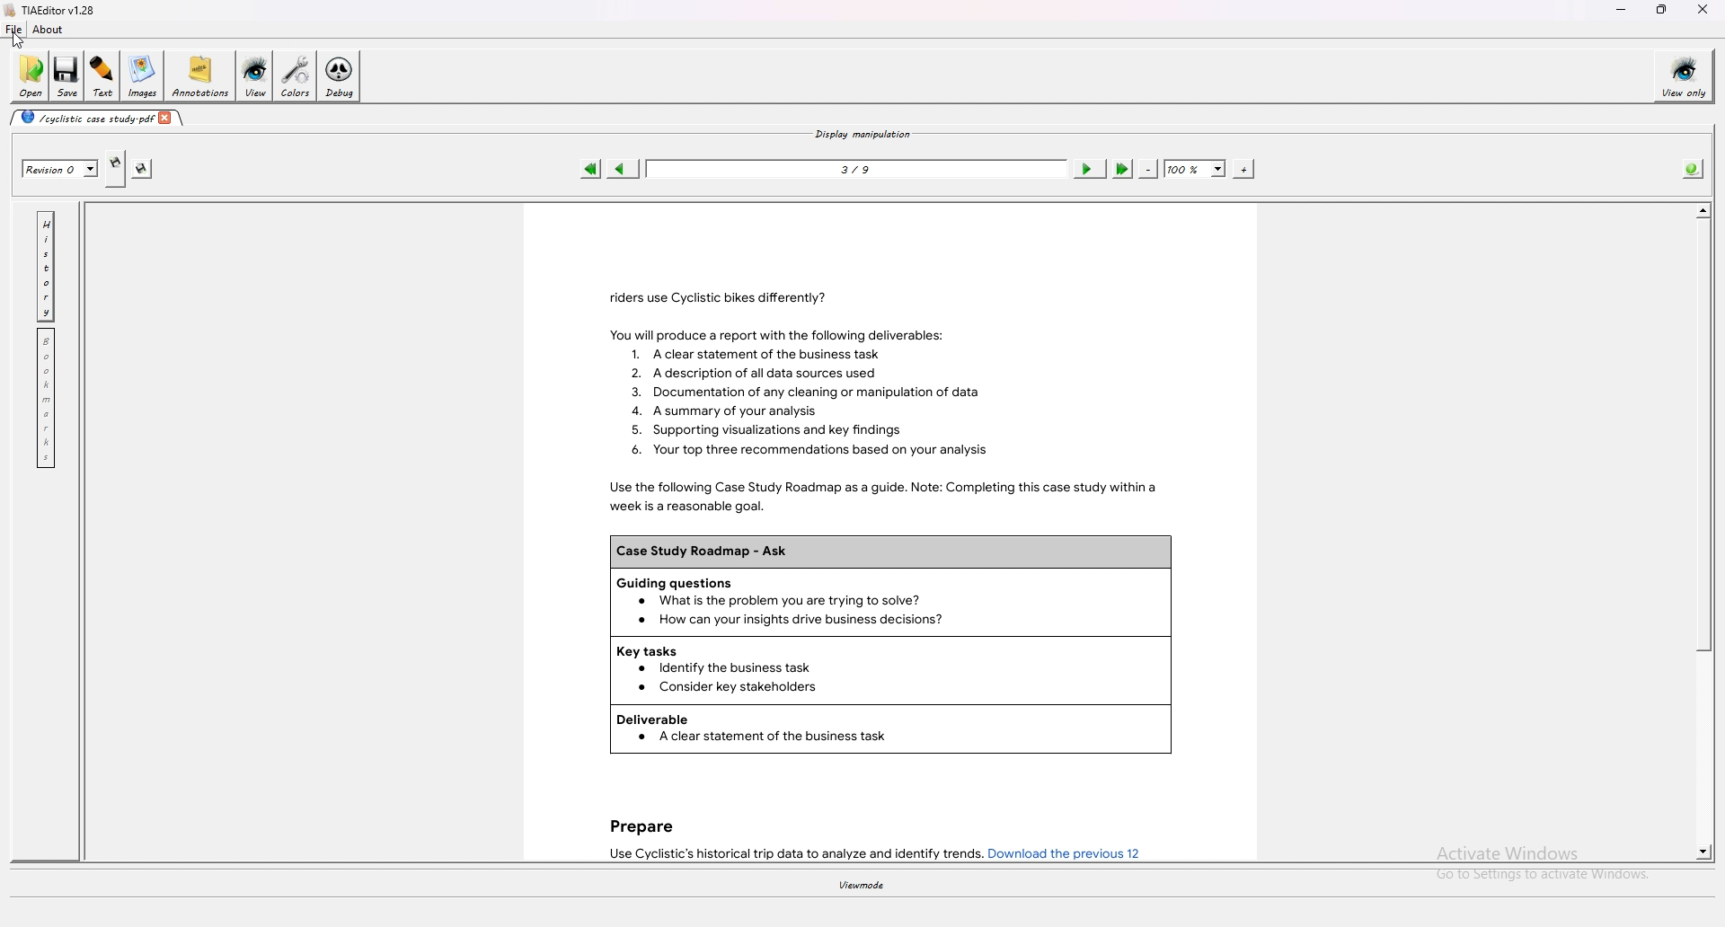  What do you see at coordinates (891, 604) in the screenshot?
I see `Guiding questions What is the problem you are trying to solve?How can your insights drive business decisions?` at bounding box center [891, 604].